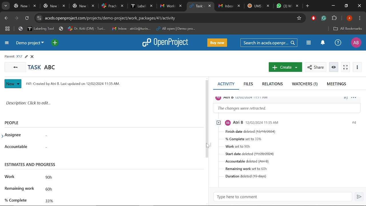 The height and width of the screenshot is (206, 366). Describe the element at coordinates (120, 189) in the screenshot. I see `Remaining work` at that location.